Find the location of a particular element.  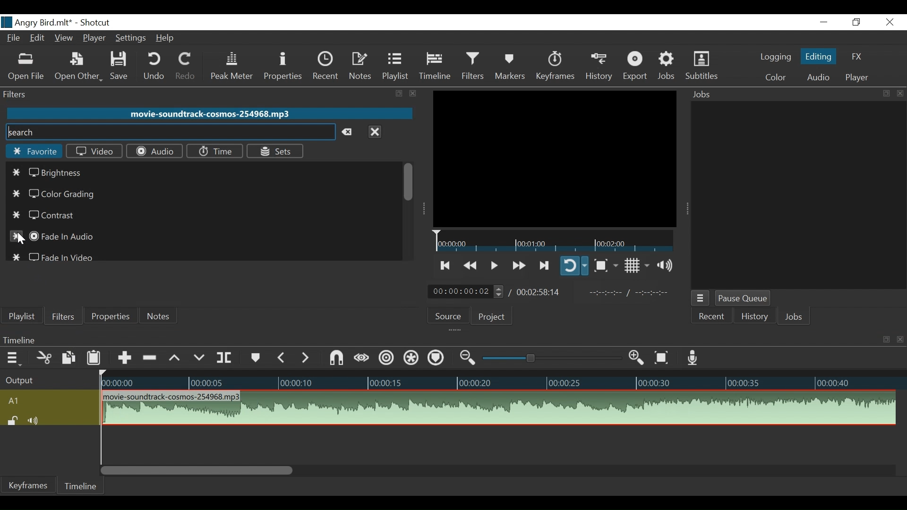

File Name is located at coordinates (37, 23).